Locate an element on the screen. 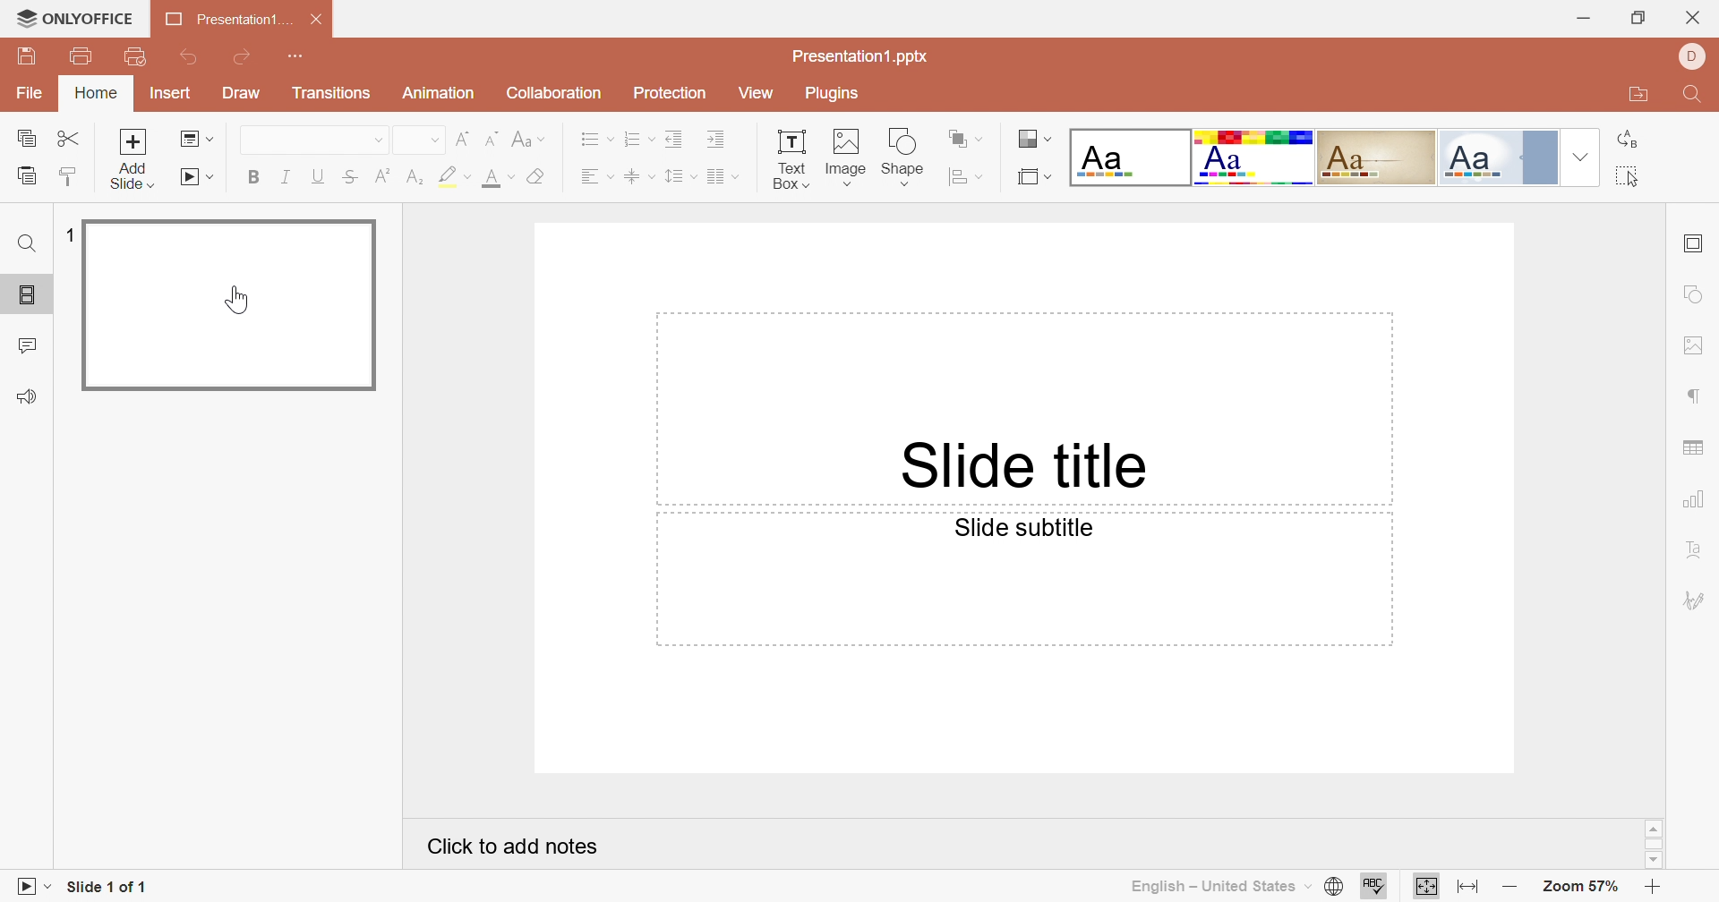 This screenshot has height=902, width=1719. Add slide is located at coordinates (132, 140).